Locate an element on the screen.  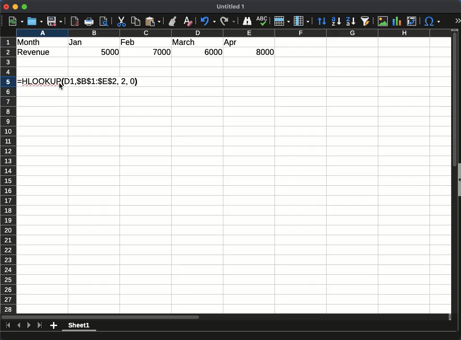
expand is located at coordinates (458, 20).